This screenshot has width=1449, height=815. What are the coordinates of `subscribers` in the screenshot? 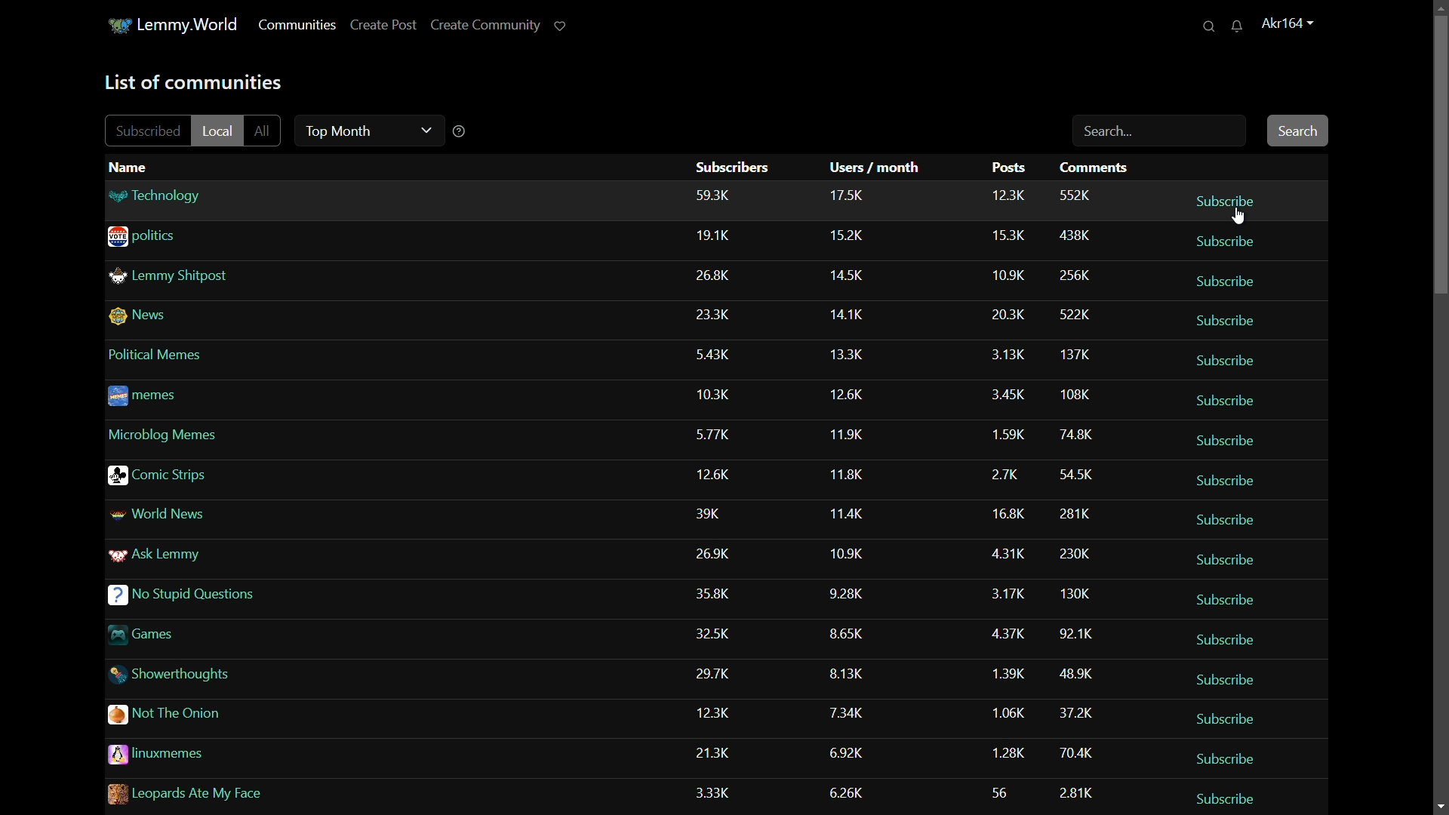 It's located at (717, 518).